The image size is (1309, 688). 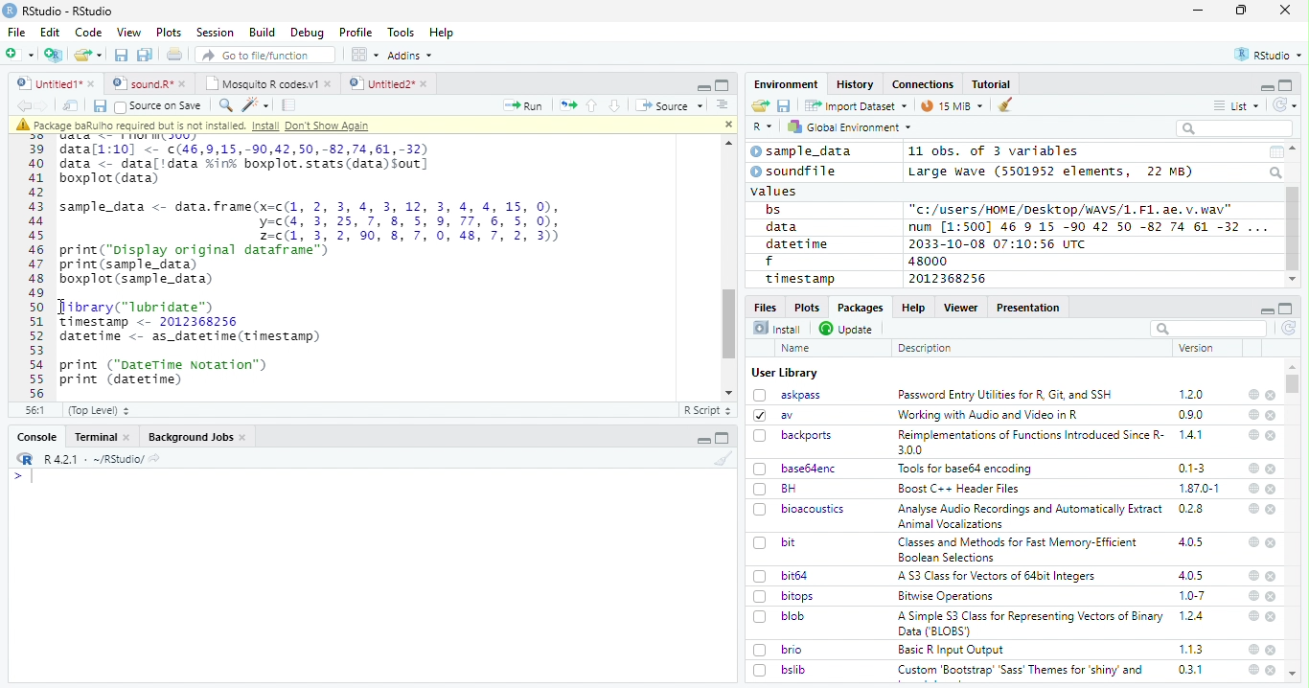 I want to click on soundfile, so click(x=794, y=172).